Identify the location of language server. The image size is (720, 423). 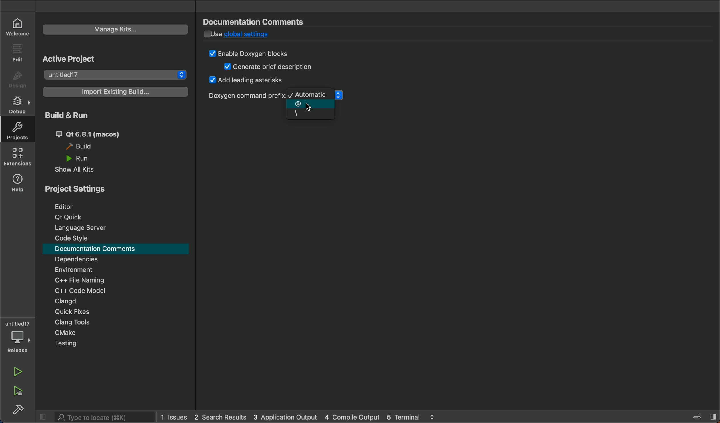
(79, 228).